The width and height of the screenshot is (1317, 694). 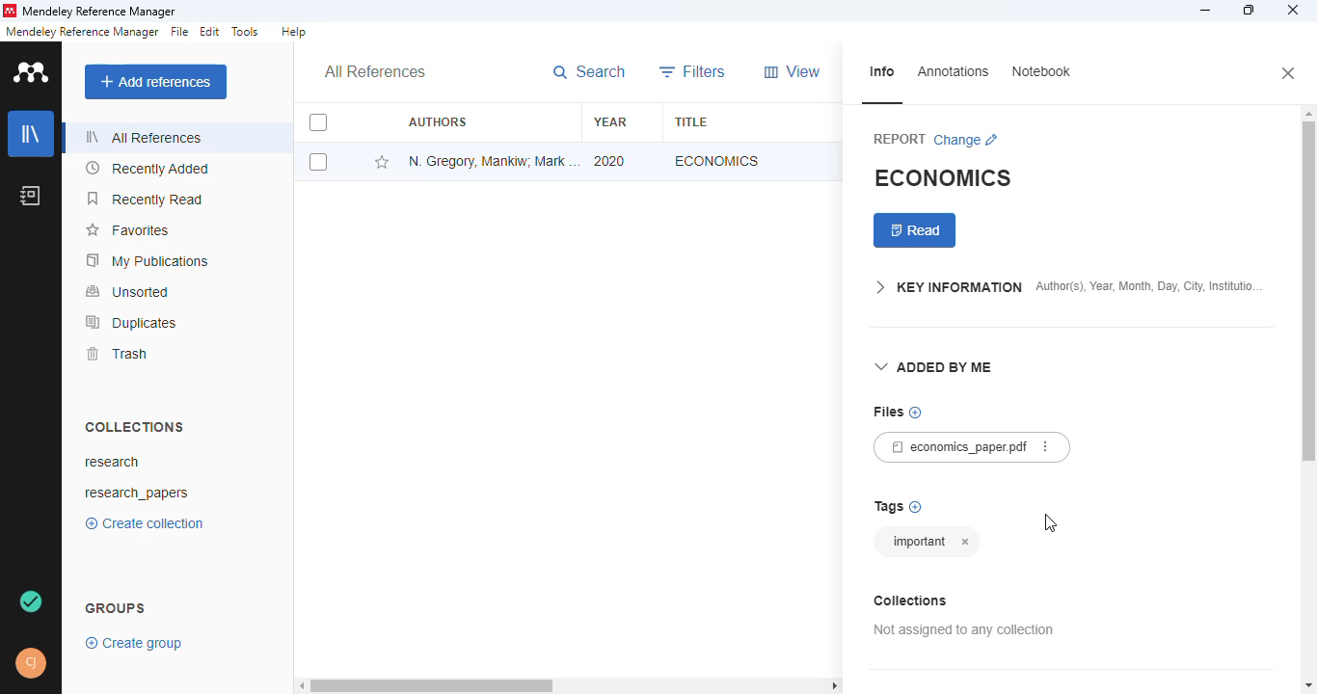 I want to click on change, so click(x=966, y=141).